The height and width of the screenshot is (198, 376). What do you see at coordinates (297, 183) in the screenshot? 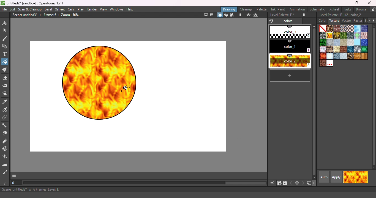
I see `Set key` at bounding box center [297, 183].